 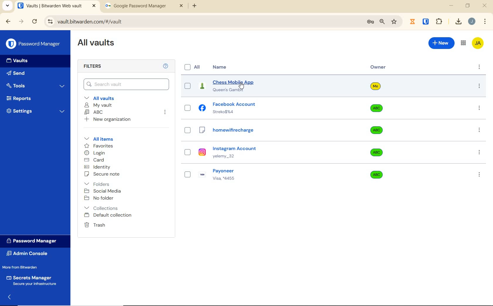 What do you see at coordinates (202, 87) in the screenshot?
I see `chess logo` at bounding box center [202, 87].